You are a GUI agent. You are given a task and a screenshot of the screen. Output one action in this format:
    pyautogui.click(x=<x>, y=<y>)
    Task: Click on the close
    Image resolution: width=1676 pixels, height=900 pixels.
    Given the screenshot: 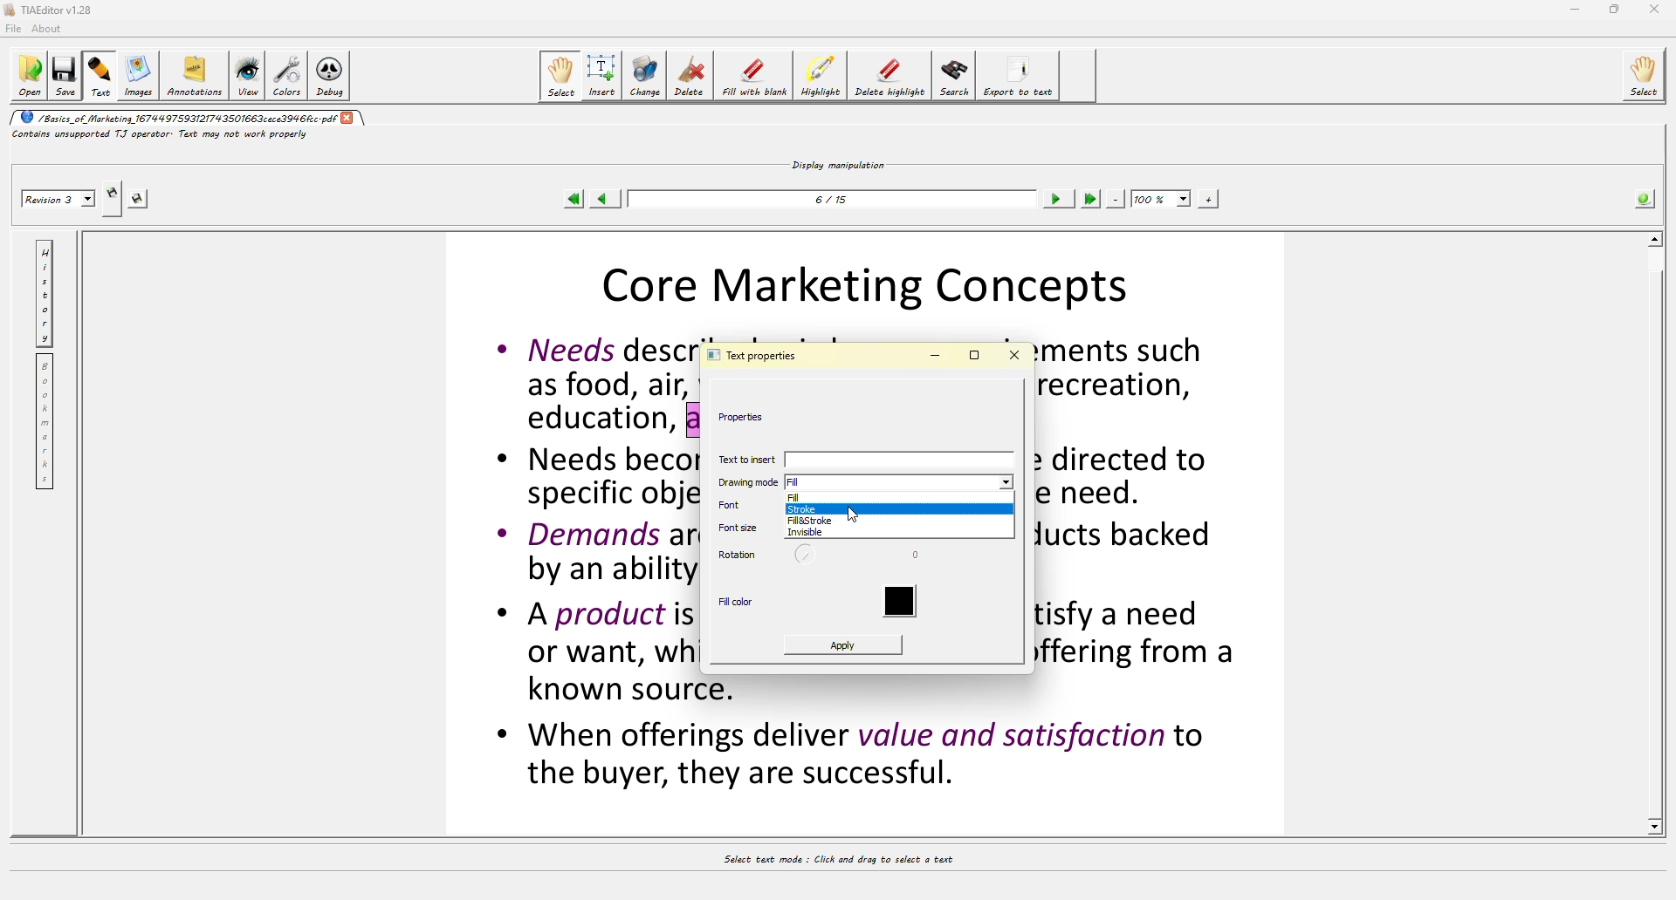 What is the action you would take?
    pyautogui.click(x=1020, y=354)
    